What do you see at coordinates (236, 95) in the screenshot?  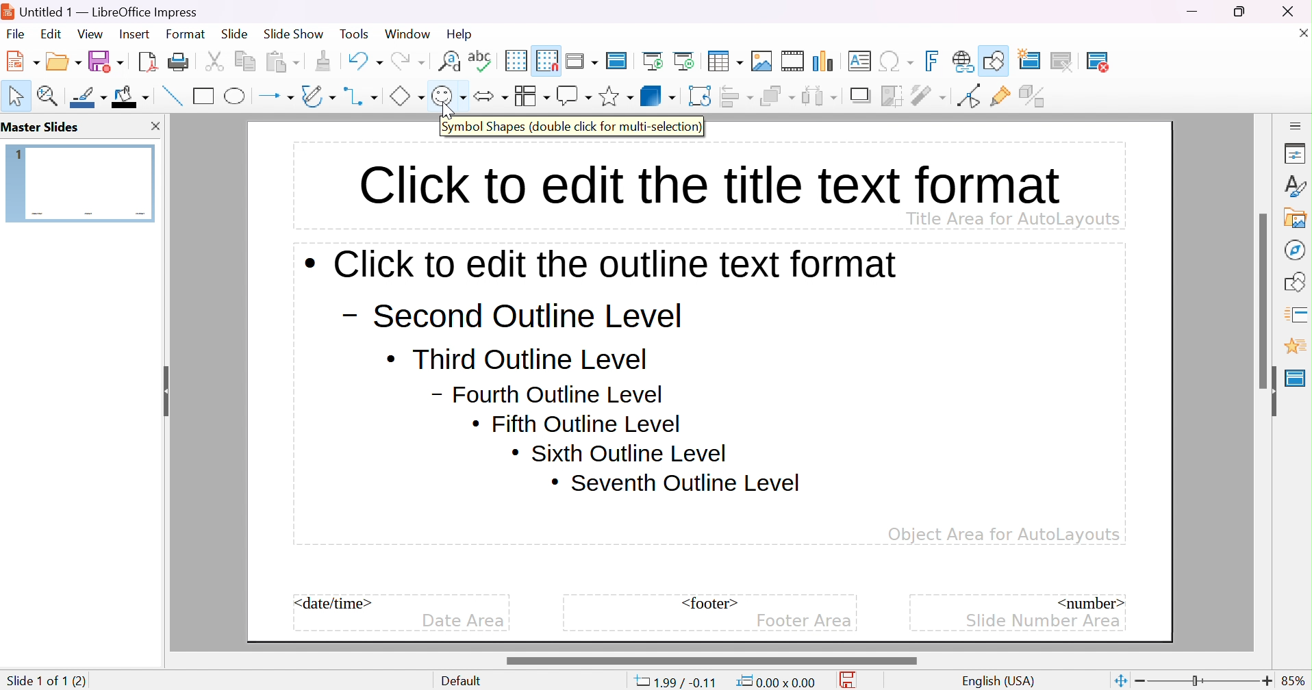 I see `ellipse` at bounding box center [236, 95].